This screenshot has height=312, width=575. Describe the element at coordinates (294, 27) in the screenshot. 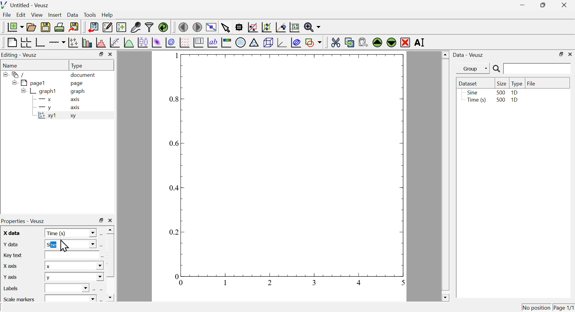

I see `rest graph axes` at that location.